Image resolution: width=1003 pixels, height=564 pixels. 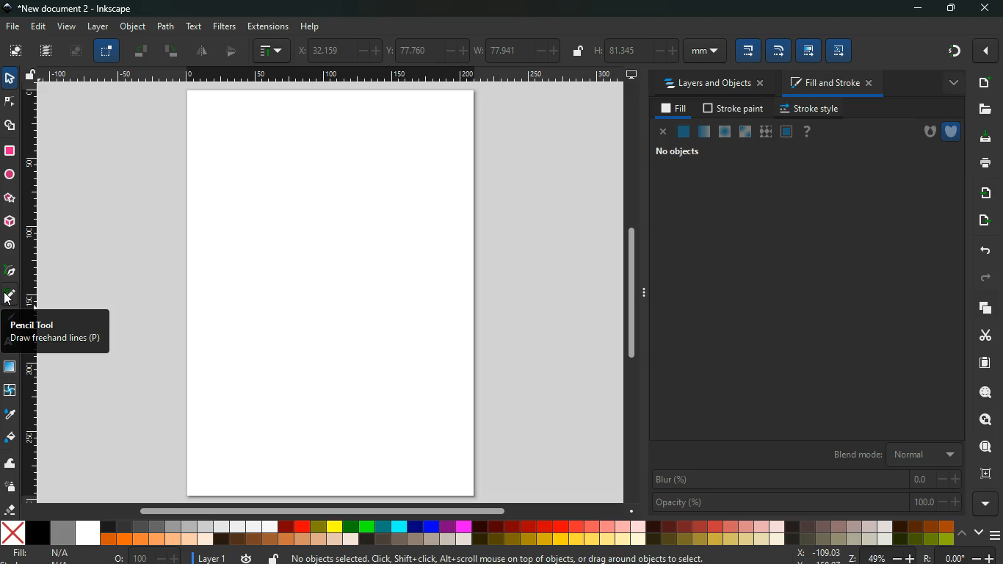 What do you see at coordinates (765, 131) in the screenshot?
I see `texture` at bounding box center [765, 131].